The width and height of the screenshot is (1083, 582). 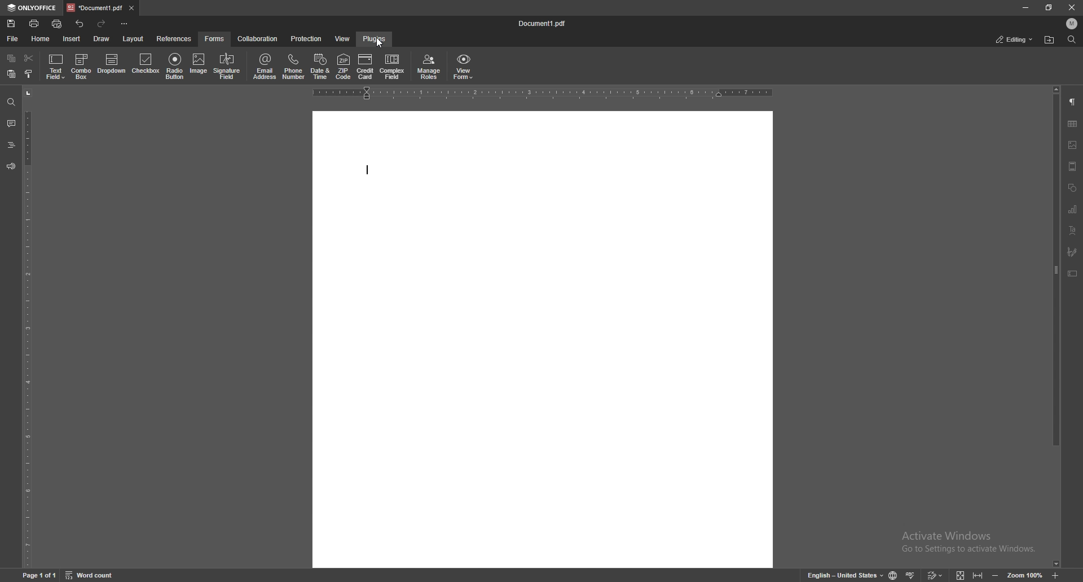 I want to click on paste, so click(x=11, y=74).